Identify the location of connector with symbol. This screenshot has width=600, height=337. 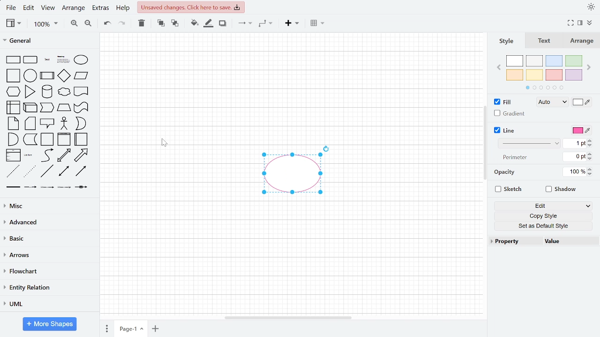
(81, 188).